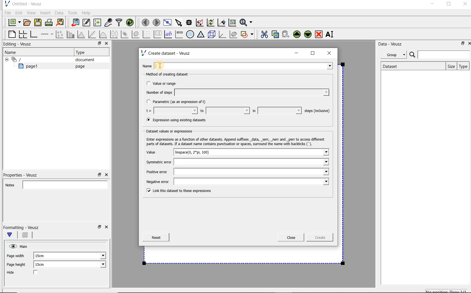 The image size is (471, 293). I want to click on restore down, so click(461, 44).